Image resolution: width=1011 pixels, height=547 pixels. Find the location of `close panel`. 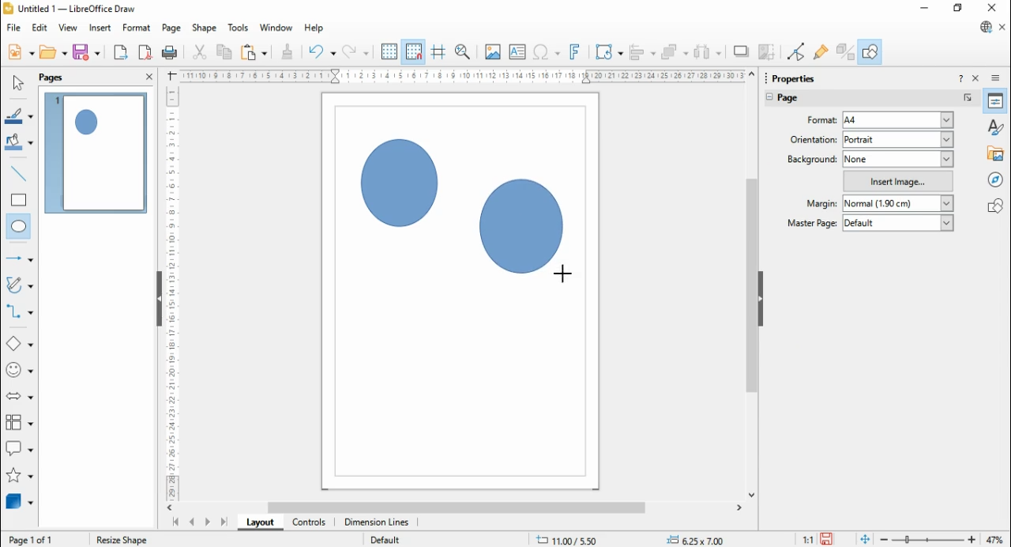

close panel is located at coordinates (149, 76).